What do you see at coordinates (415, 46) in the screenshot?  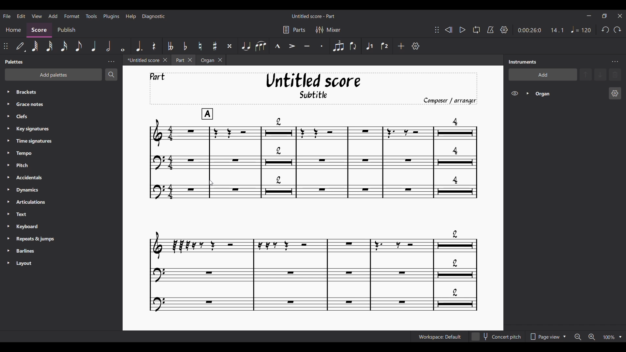 I see `Customize toolbar` at bounding box center [415, 46].